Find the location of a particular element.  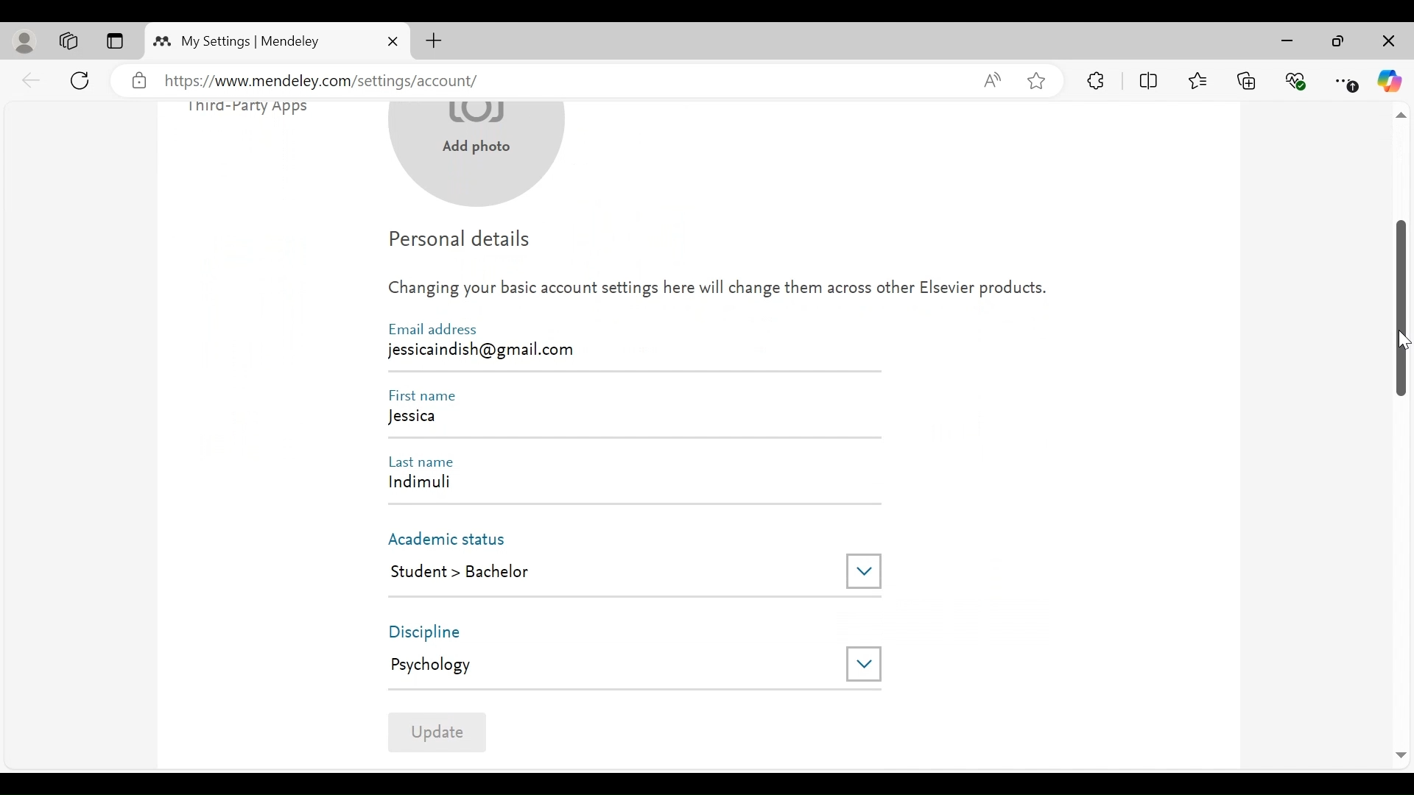

Update is located at coordinates (437, 731).